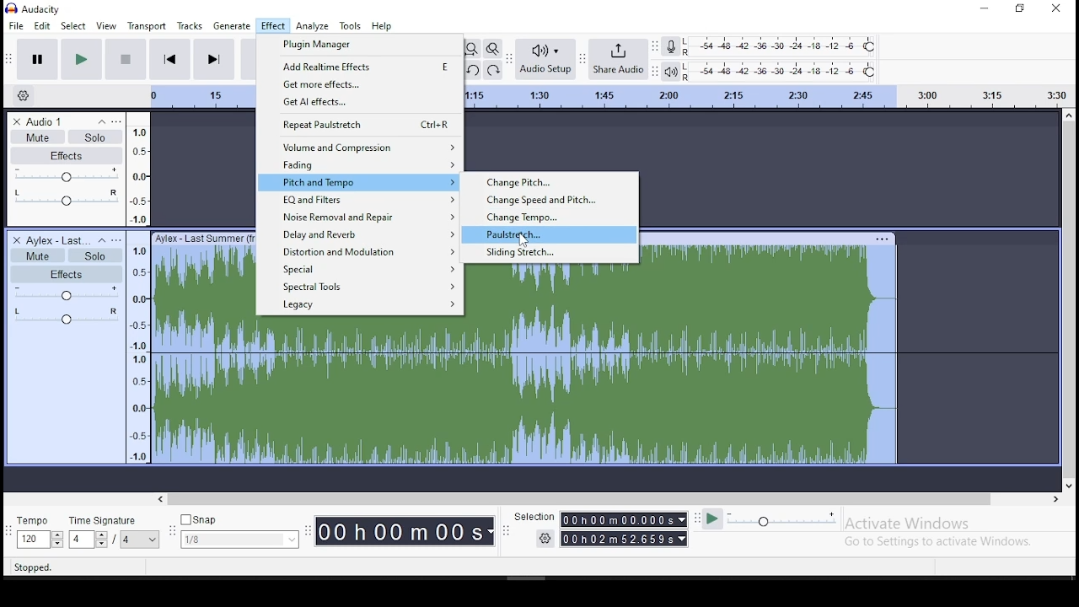 The height and width of the screenshot is (607, 1079). What do you see at coordinates (549, 182) in the screenshot?
I see `change pitch` at bounding box center [549, 182].